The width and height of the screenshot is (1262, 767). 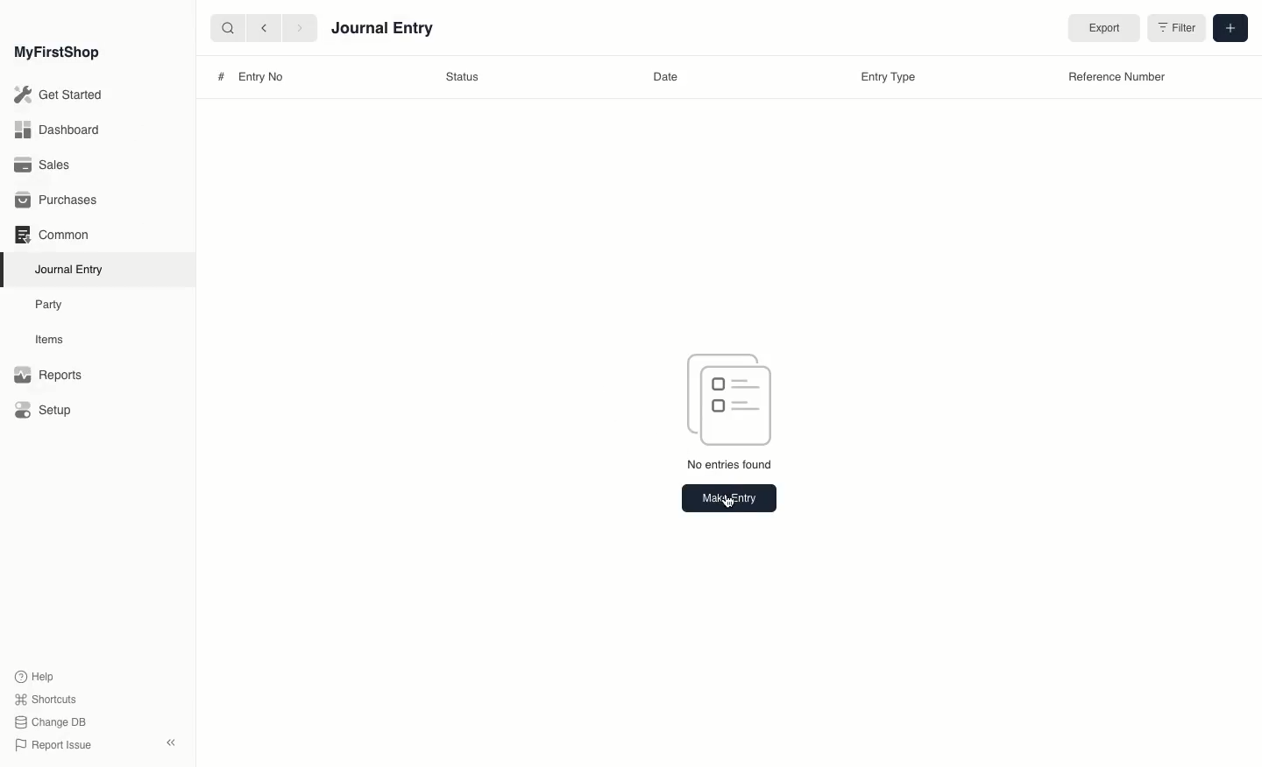 What do you see at coordinates (667, 76) in the screenshot?
I see `Date` at bounding box center [667, 76].